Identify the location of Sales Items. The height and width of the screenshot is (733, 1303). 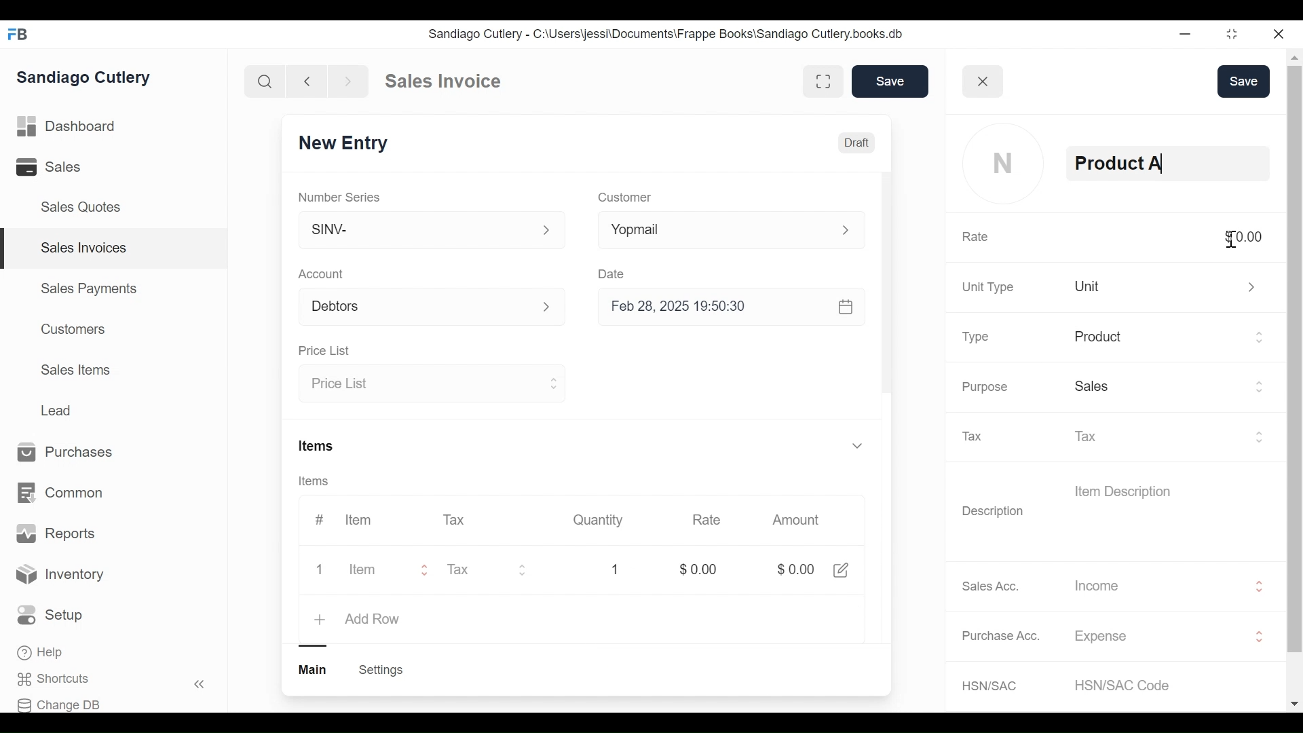
(75, 369).